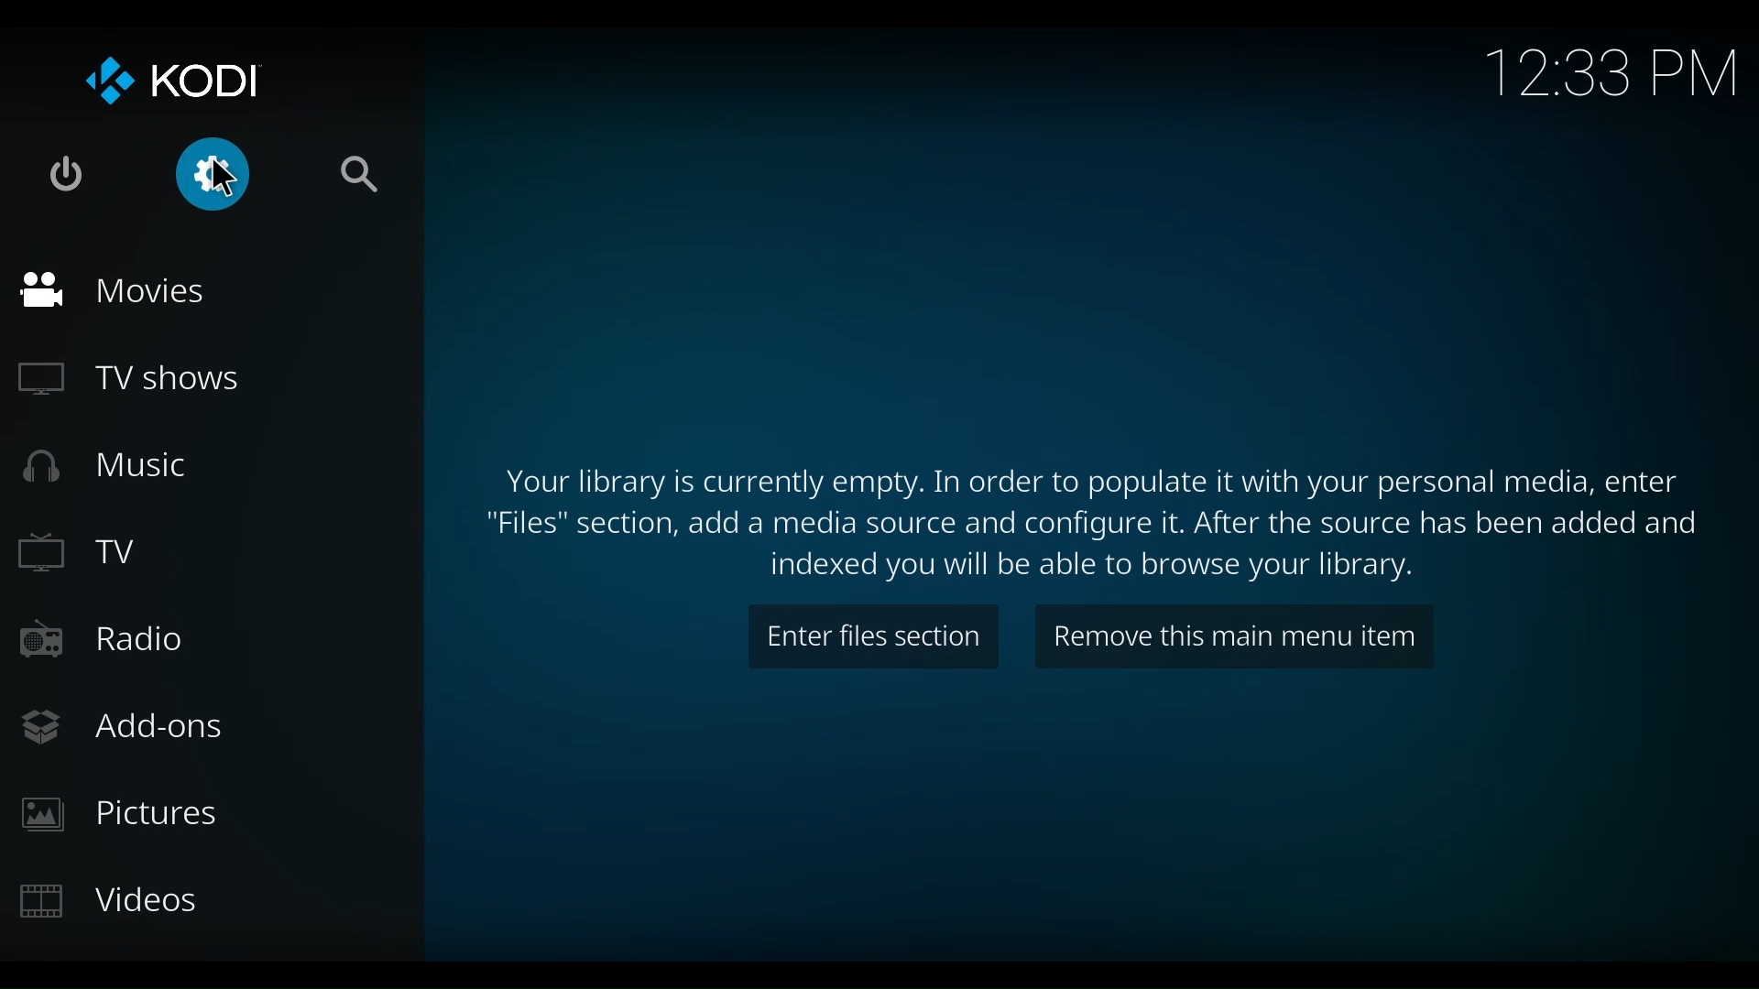 This screenshot has width=1759, height=989. Describe the element at coordinates (67, 173) in the screenshot. I see `Power options` at that location.